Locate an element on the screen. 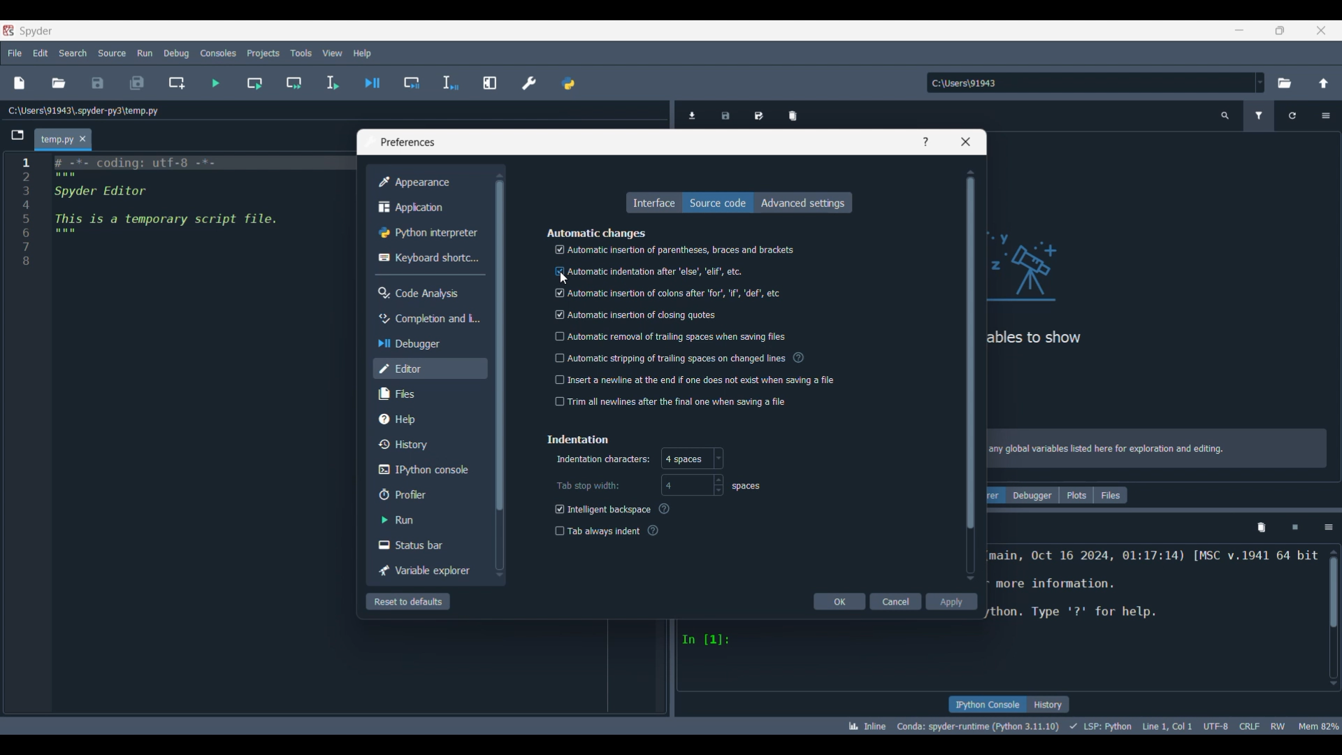  OK is located at coordinates (839, 601).